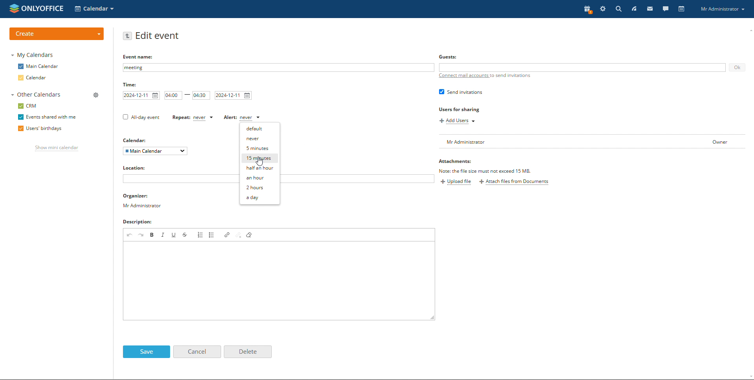 The height and width of the screenshot is (380, 754). Describe the element at coordinates (186, 235) in the screenshot. I see `strikethrough` at that location.